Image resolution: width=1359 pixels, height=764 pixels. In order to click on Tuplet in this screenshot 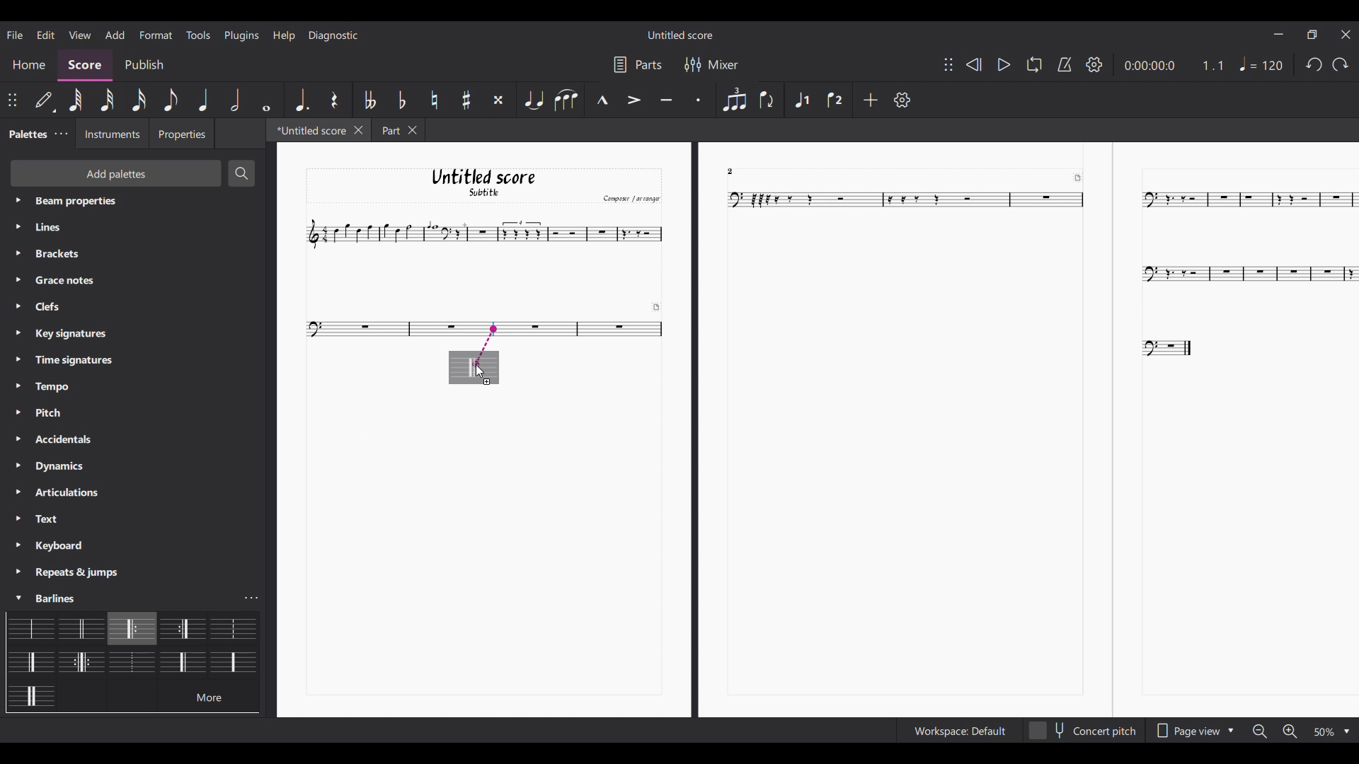, I will do `click(735, 100)`.